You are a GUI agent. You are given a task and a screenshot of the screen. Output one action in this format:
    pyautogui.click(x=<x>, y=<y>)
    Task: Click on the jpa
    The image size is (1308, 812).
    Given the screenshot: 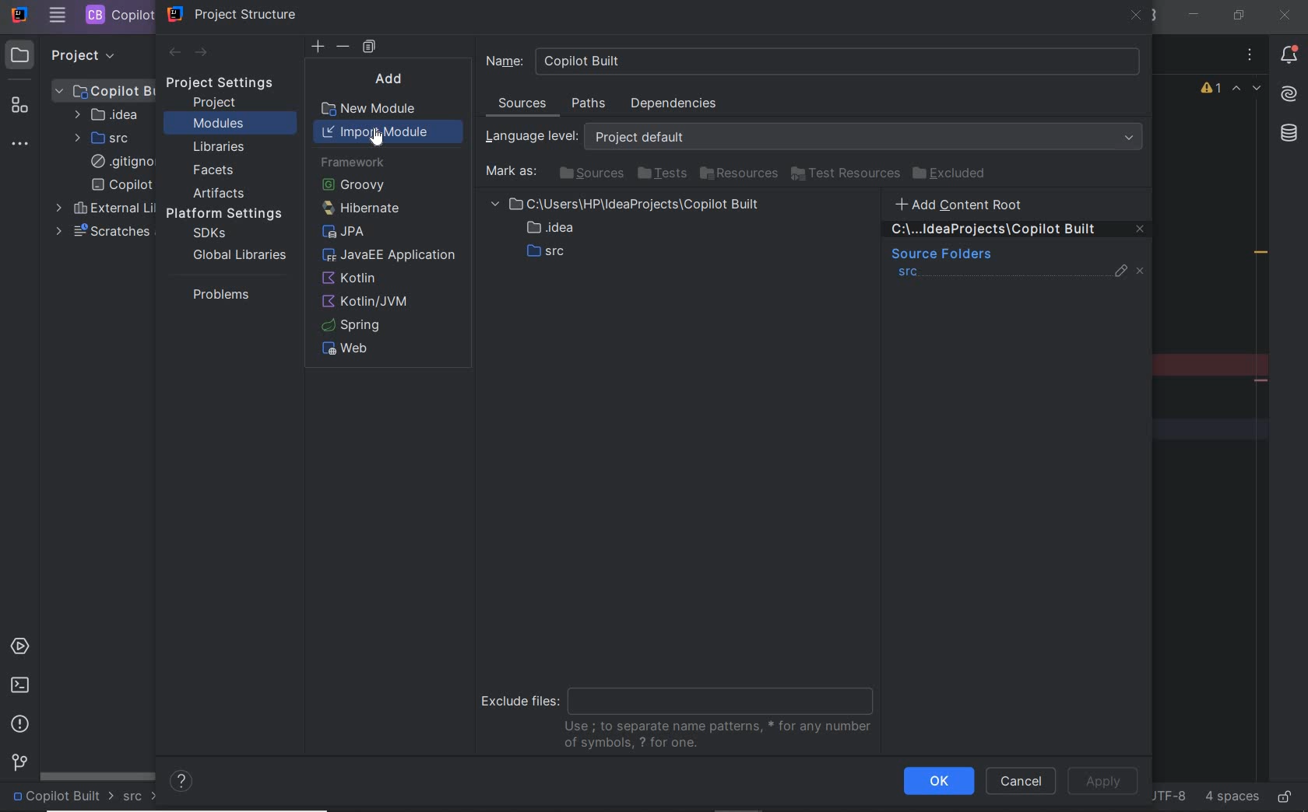 What is the action you would take?
    pyautogui.click(x=344, y=234)
    